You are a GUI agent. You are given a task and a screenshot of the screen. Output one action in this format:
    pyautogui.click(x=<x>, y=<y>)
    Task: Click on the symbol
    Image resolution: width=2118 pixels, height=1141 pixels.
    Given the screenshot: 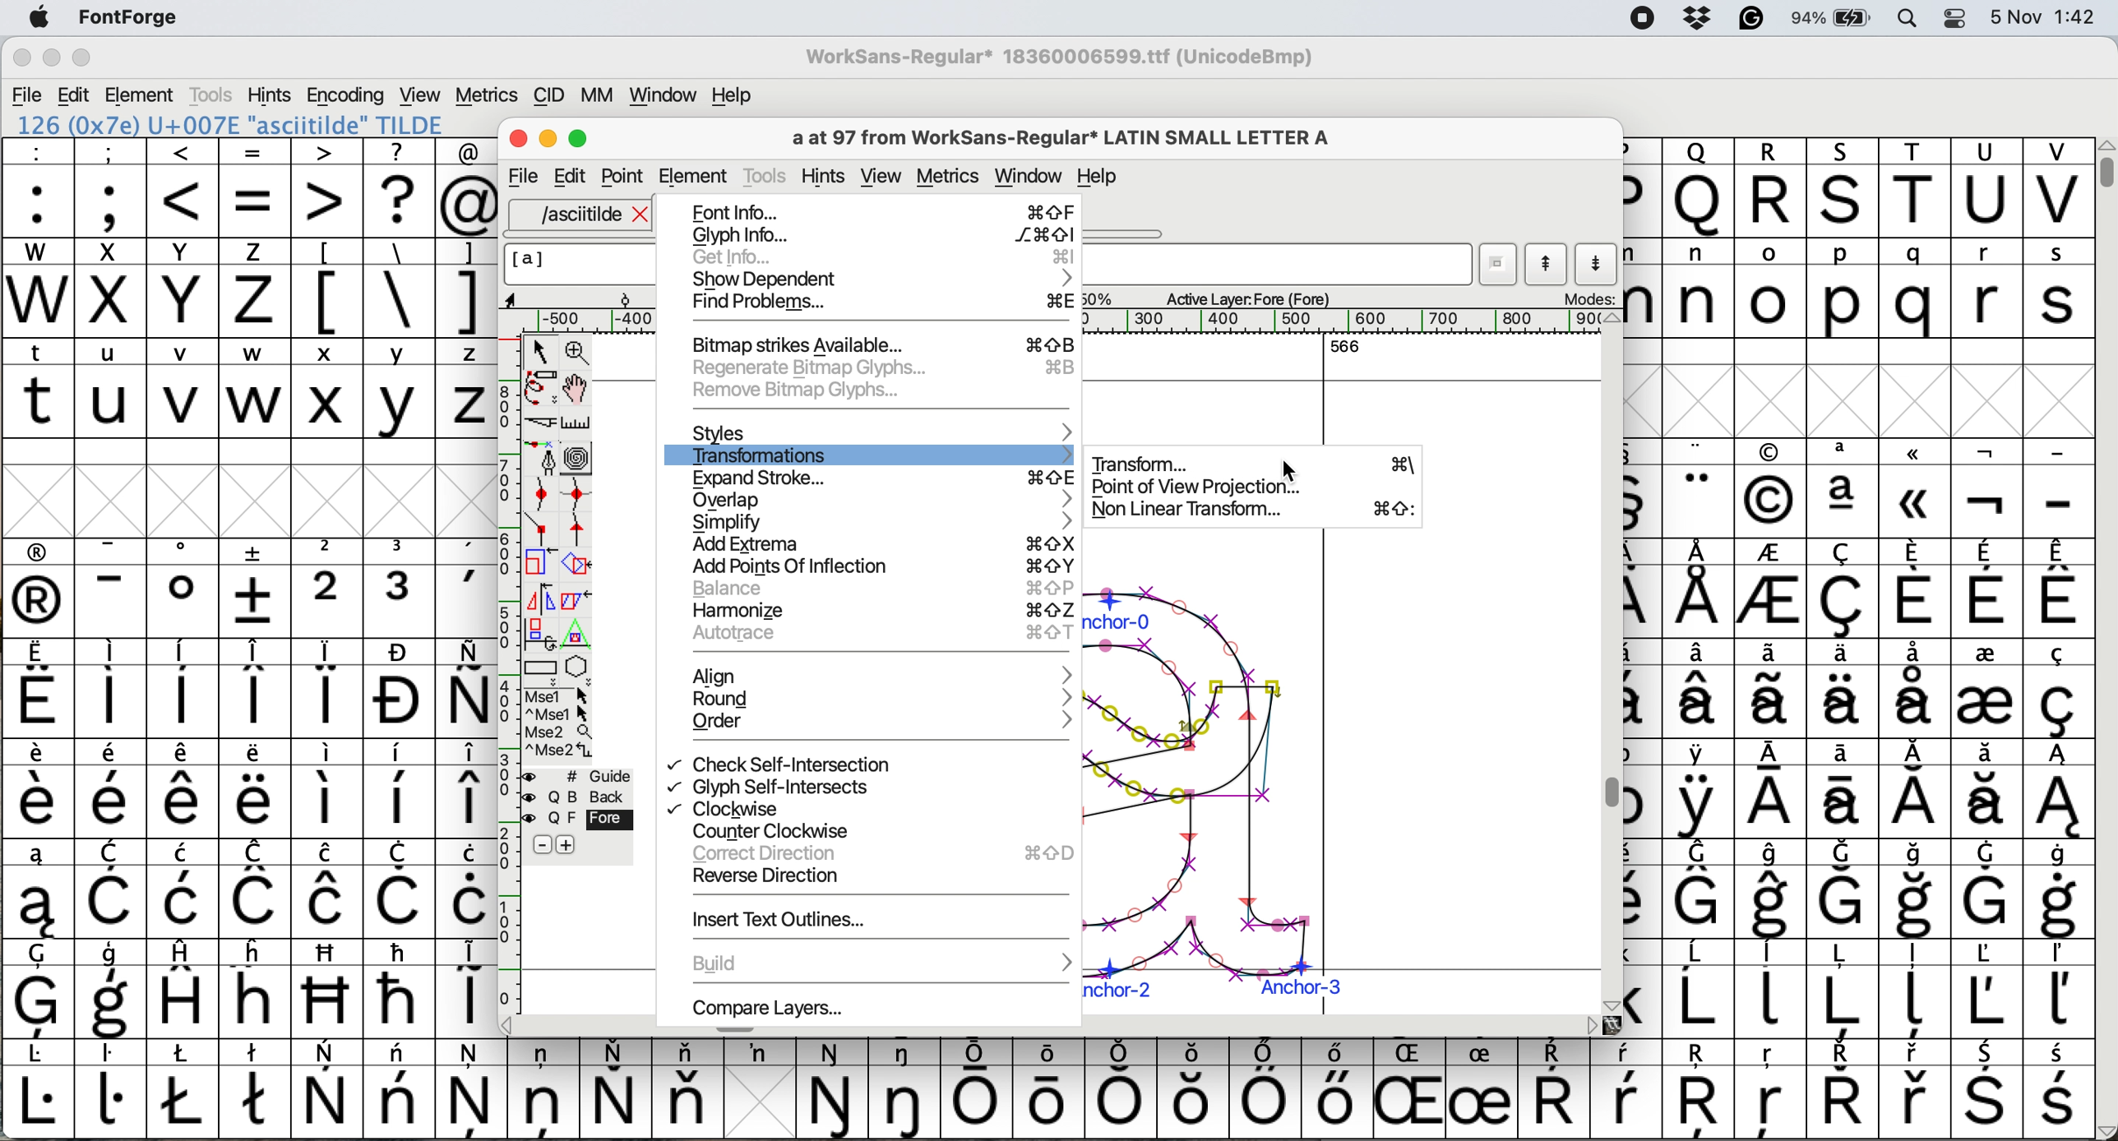 What is the action you would take?
    pyautogui.click(x=467, y=589)
    